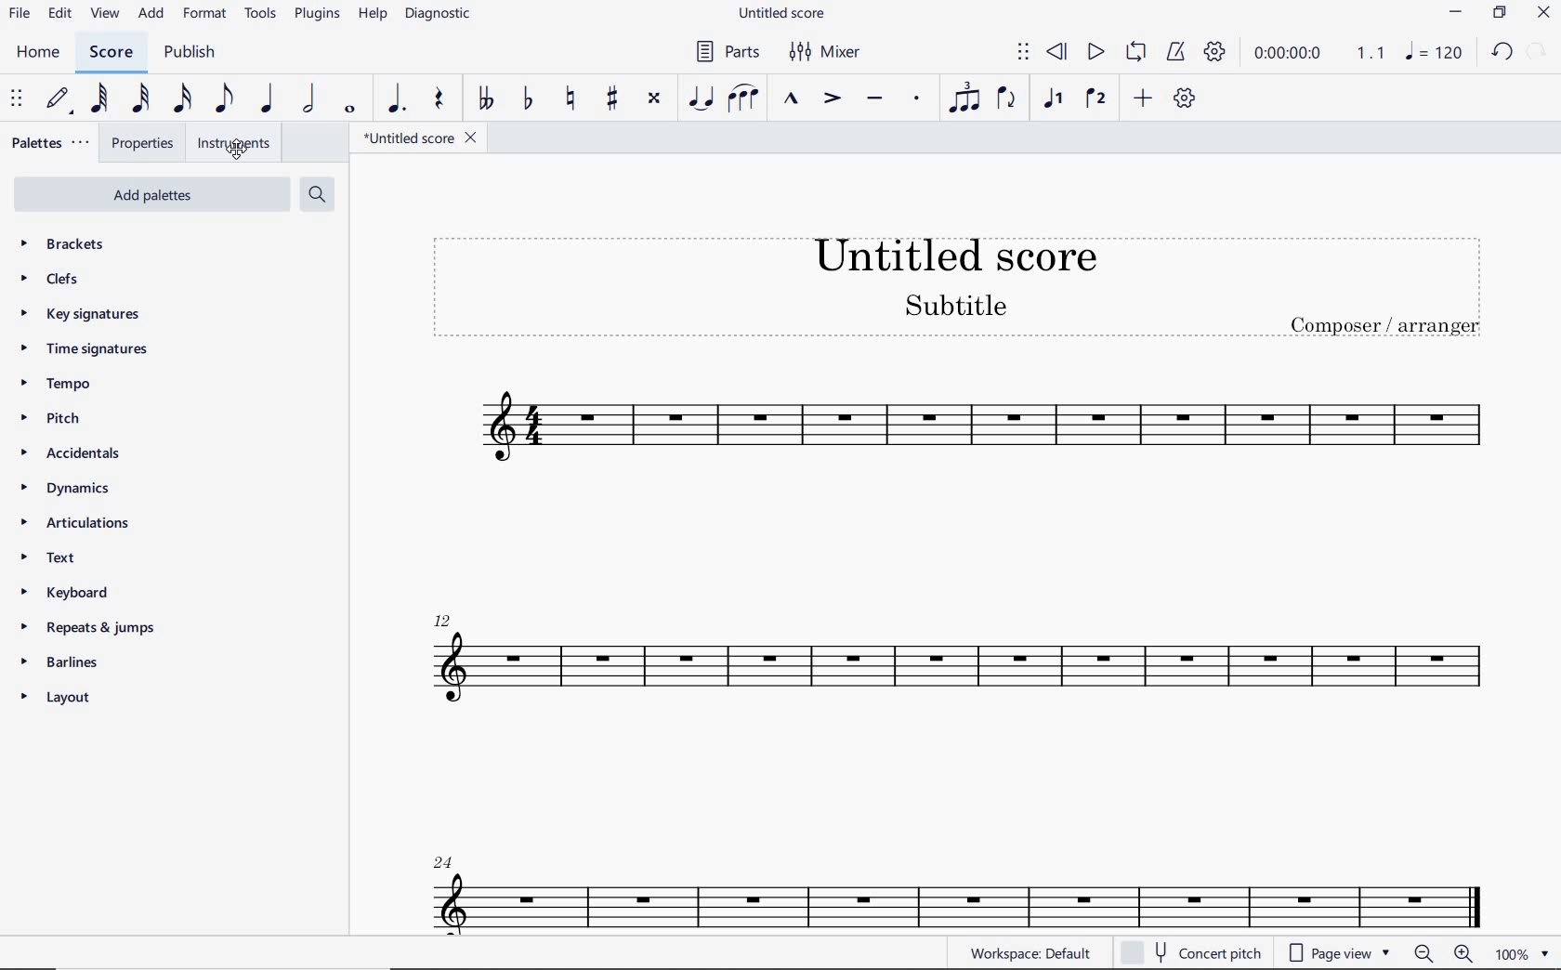 The width and height of the screenshot is (1561, 970). I want to click on 64TH NOTE, so click(100, 98).